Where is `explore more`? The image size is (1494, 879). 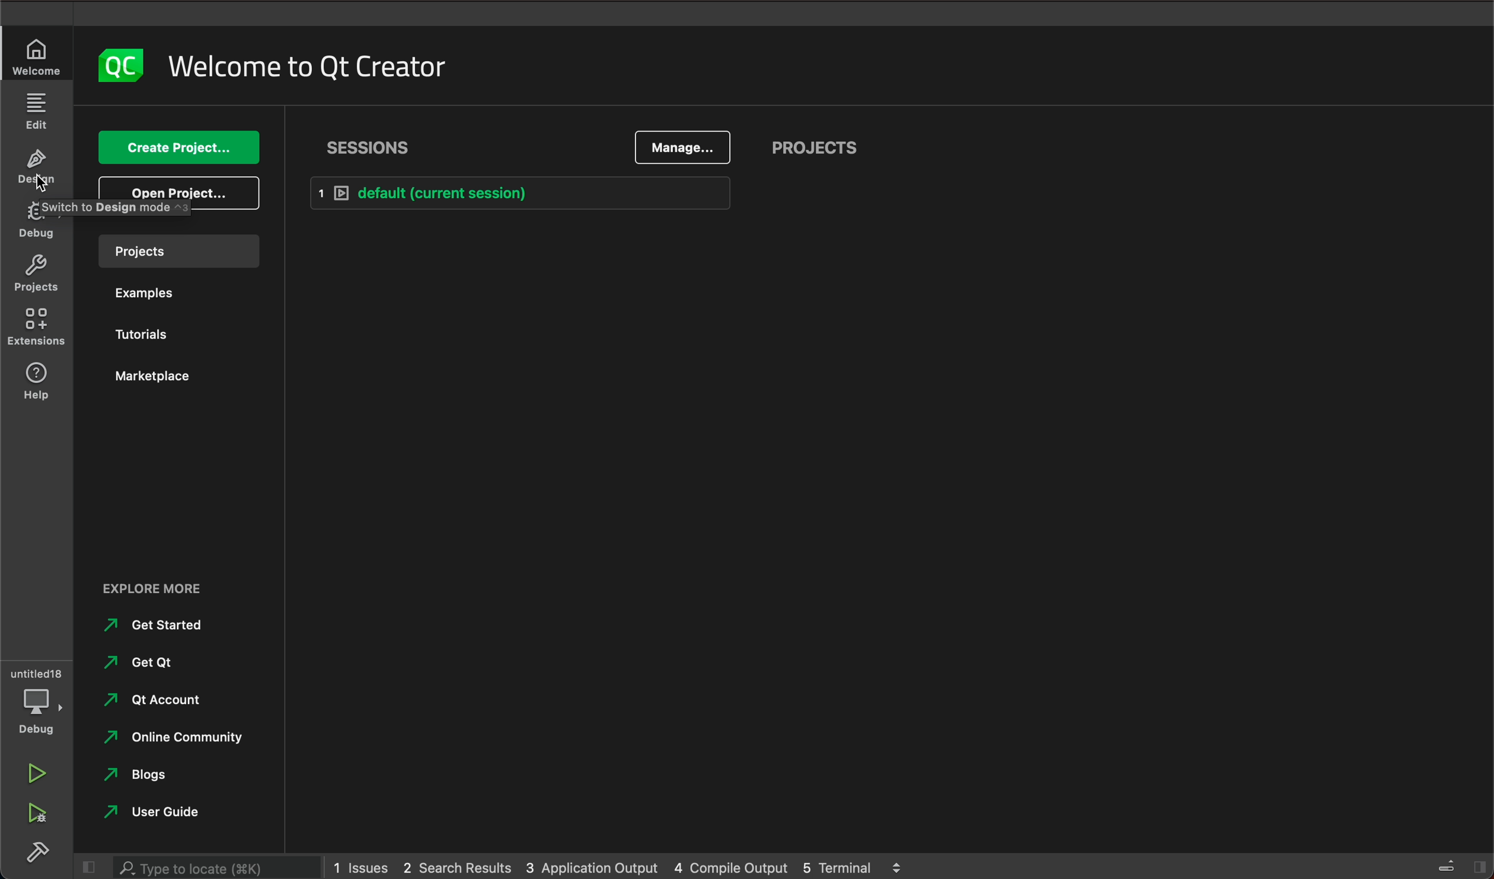
explore more is located at coordinates (161, 588).